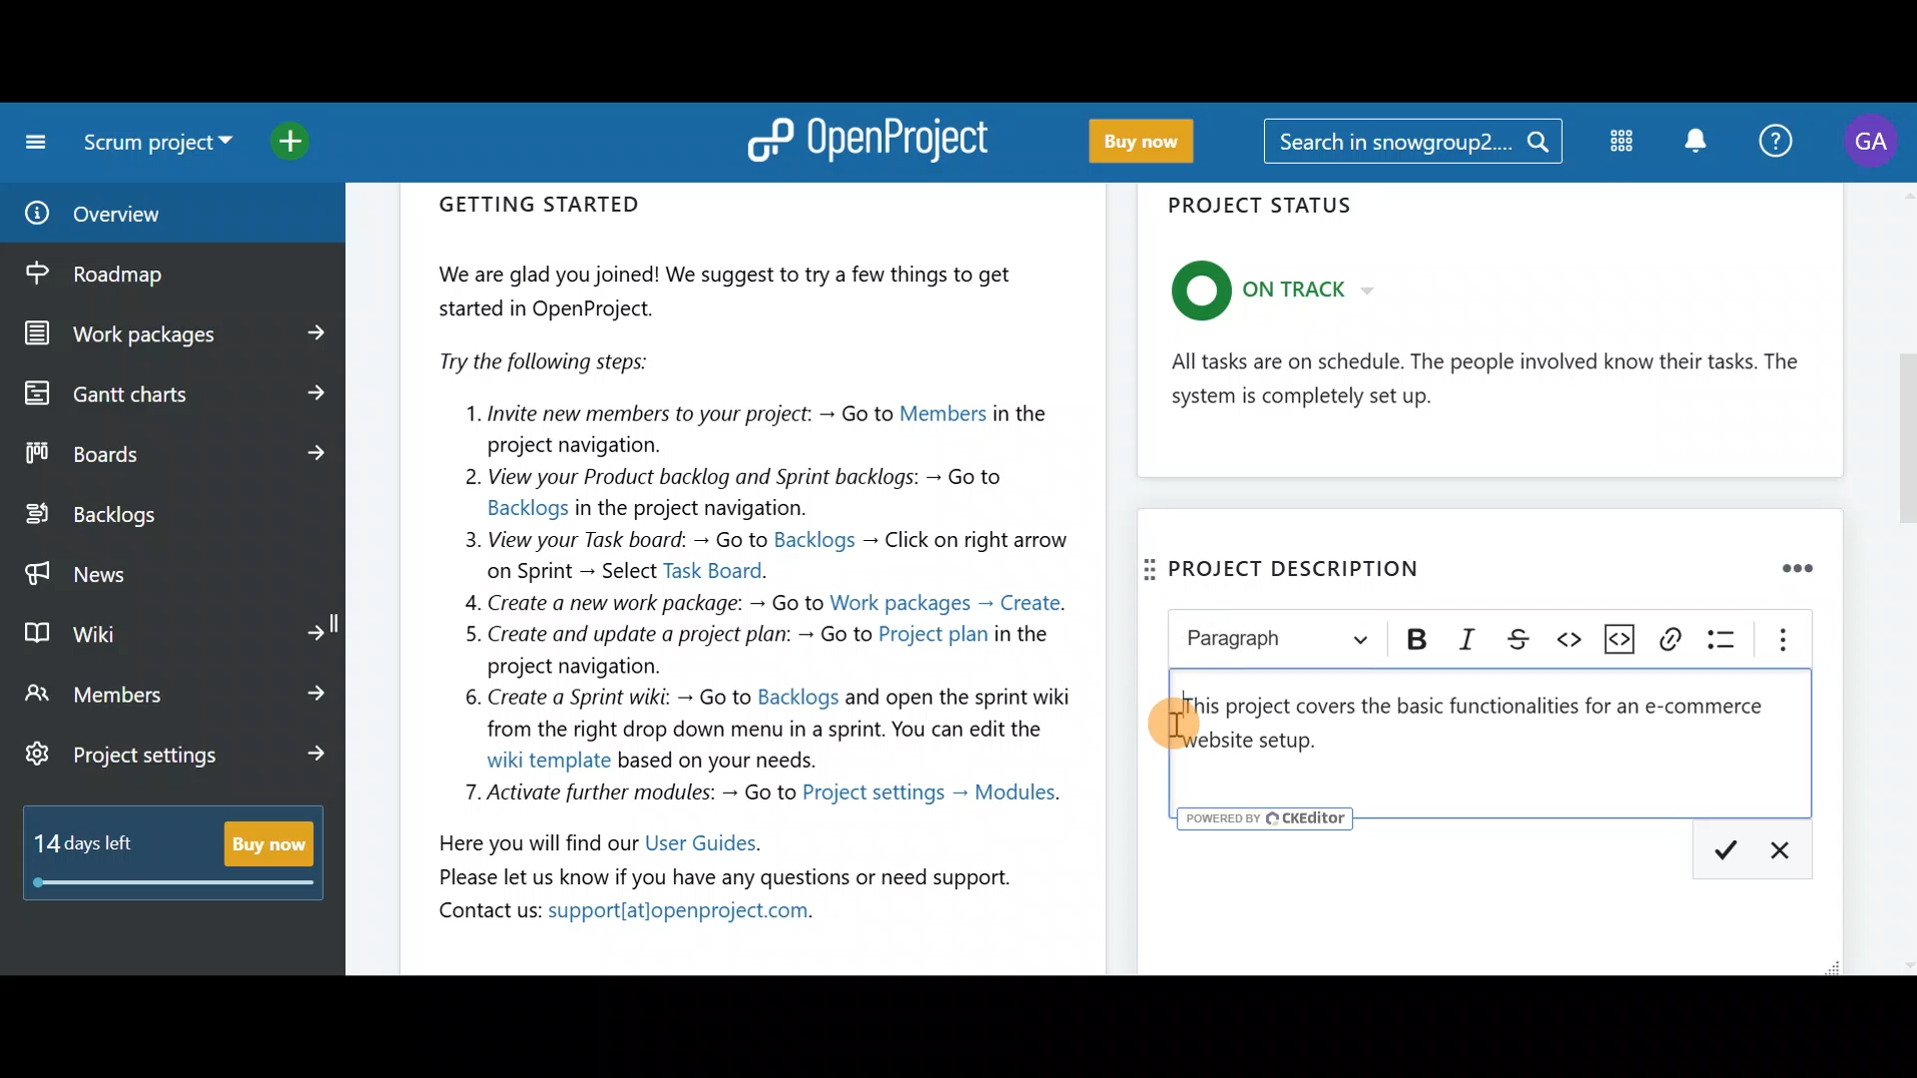 This screenshot has width=1917, height=1078. I want to click on News, so click(172, 569).